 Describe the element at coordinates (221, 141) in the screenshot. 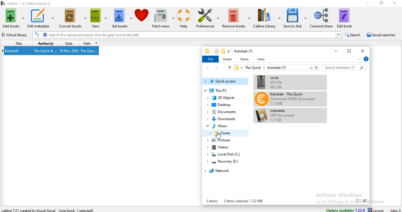

I see `pictures` at that location.